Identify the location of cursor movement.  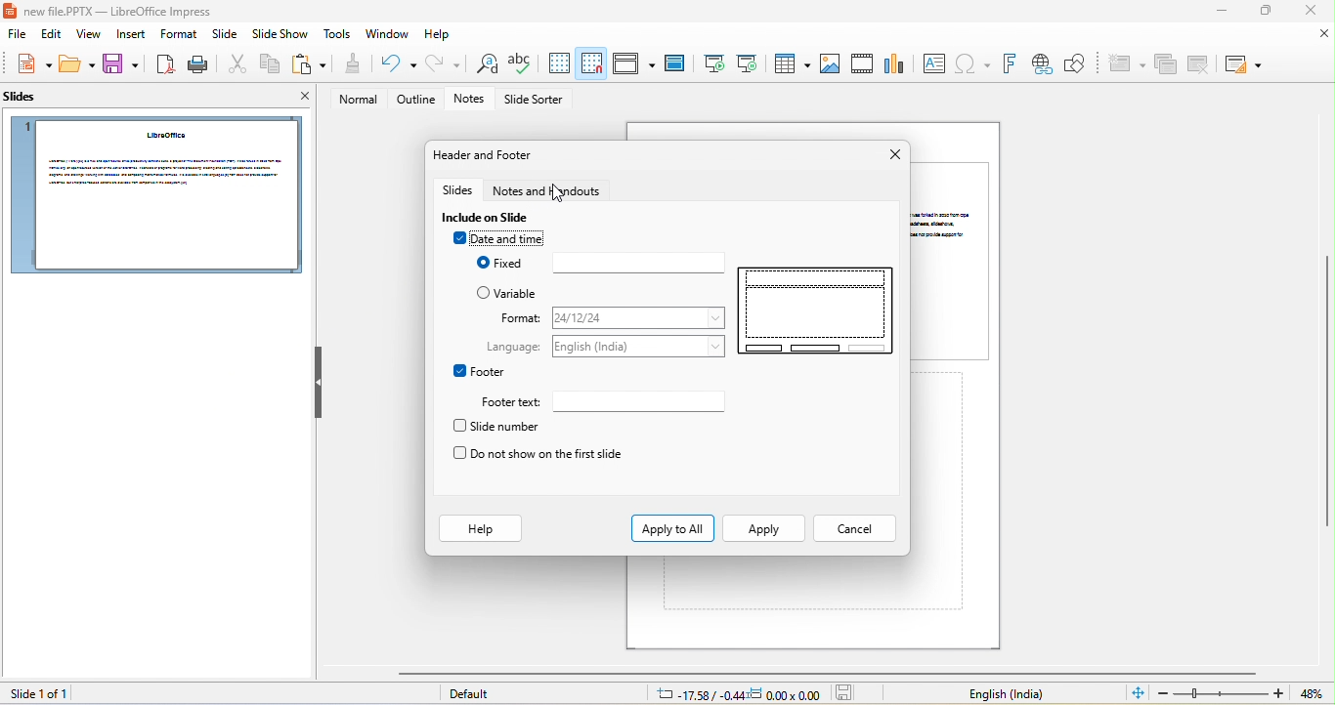
(561, 196).